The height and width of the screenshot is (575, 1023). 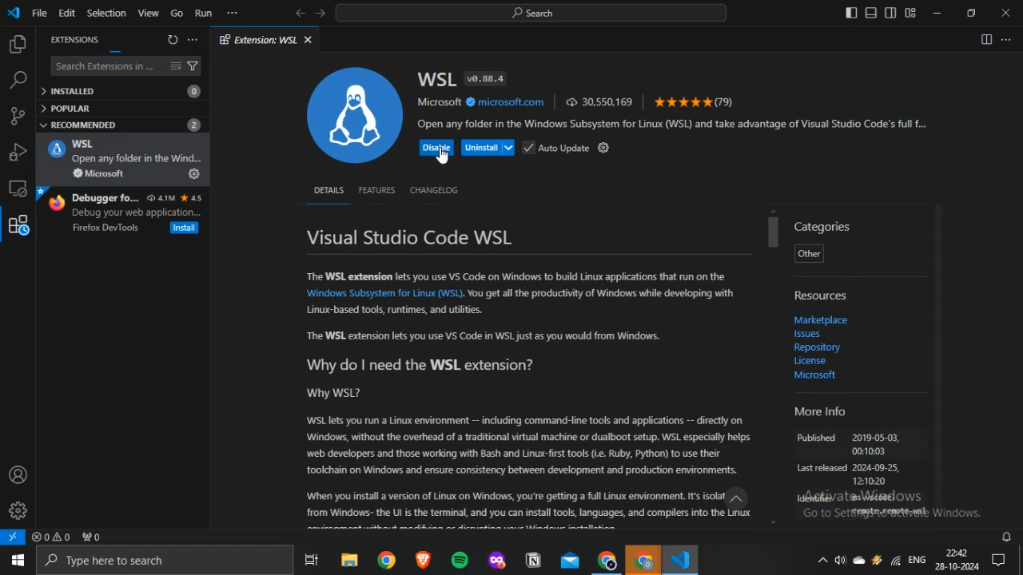 What do you see at coordinates (816, 348) in the screenshot?
I see `Repository` at bounding box center [816, 348].